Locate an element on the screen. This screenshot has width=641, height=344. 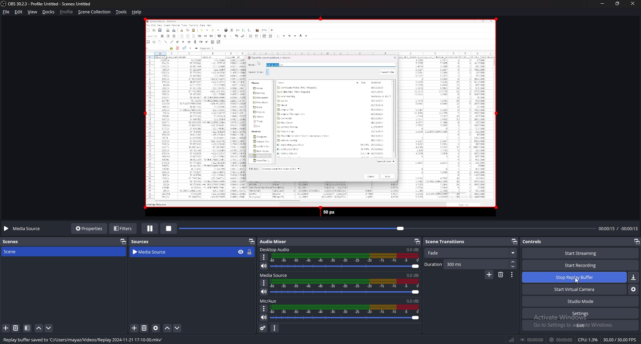
mic/aux is located at coordinates (268, 301).